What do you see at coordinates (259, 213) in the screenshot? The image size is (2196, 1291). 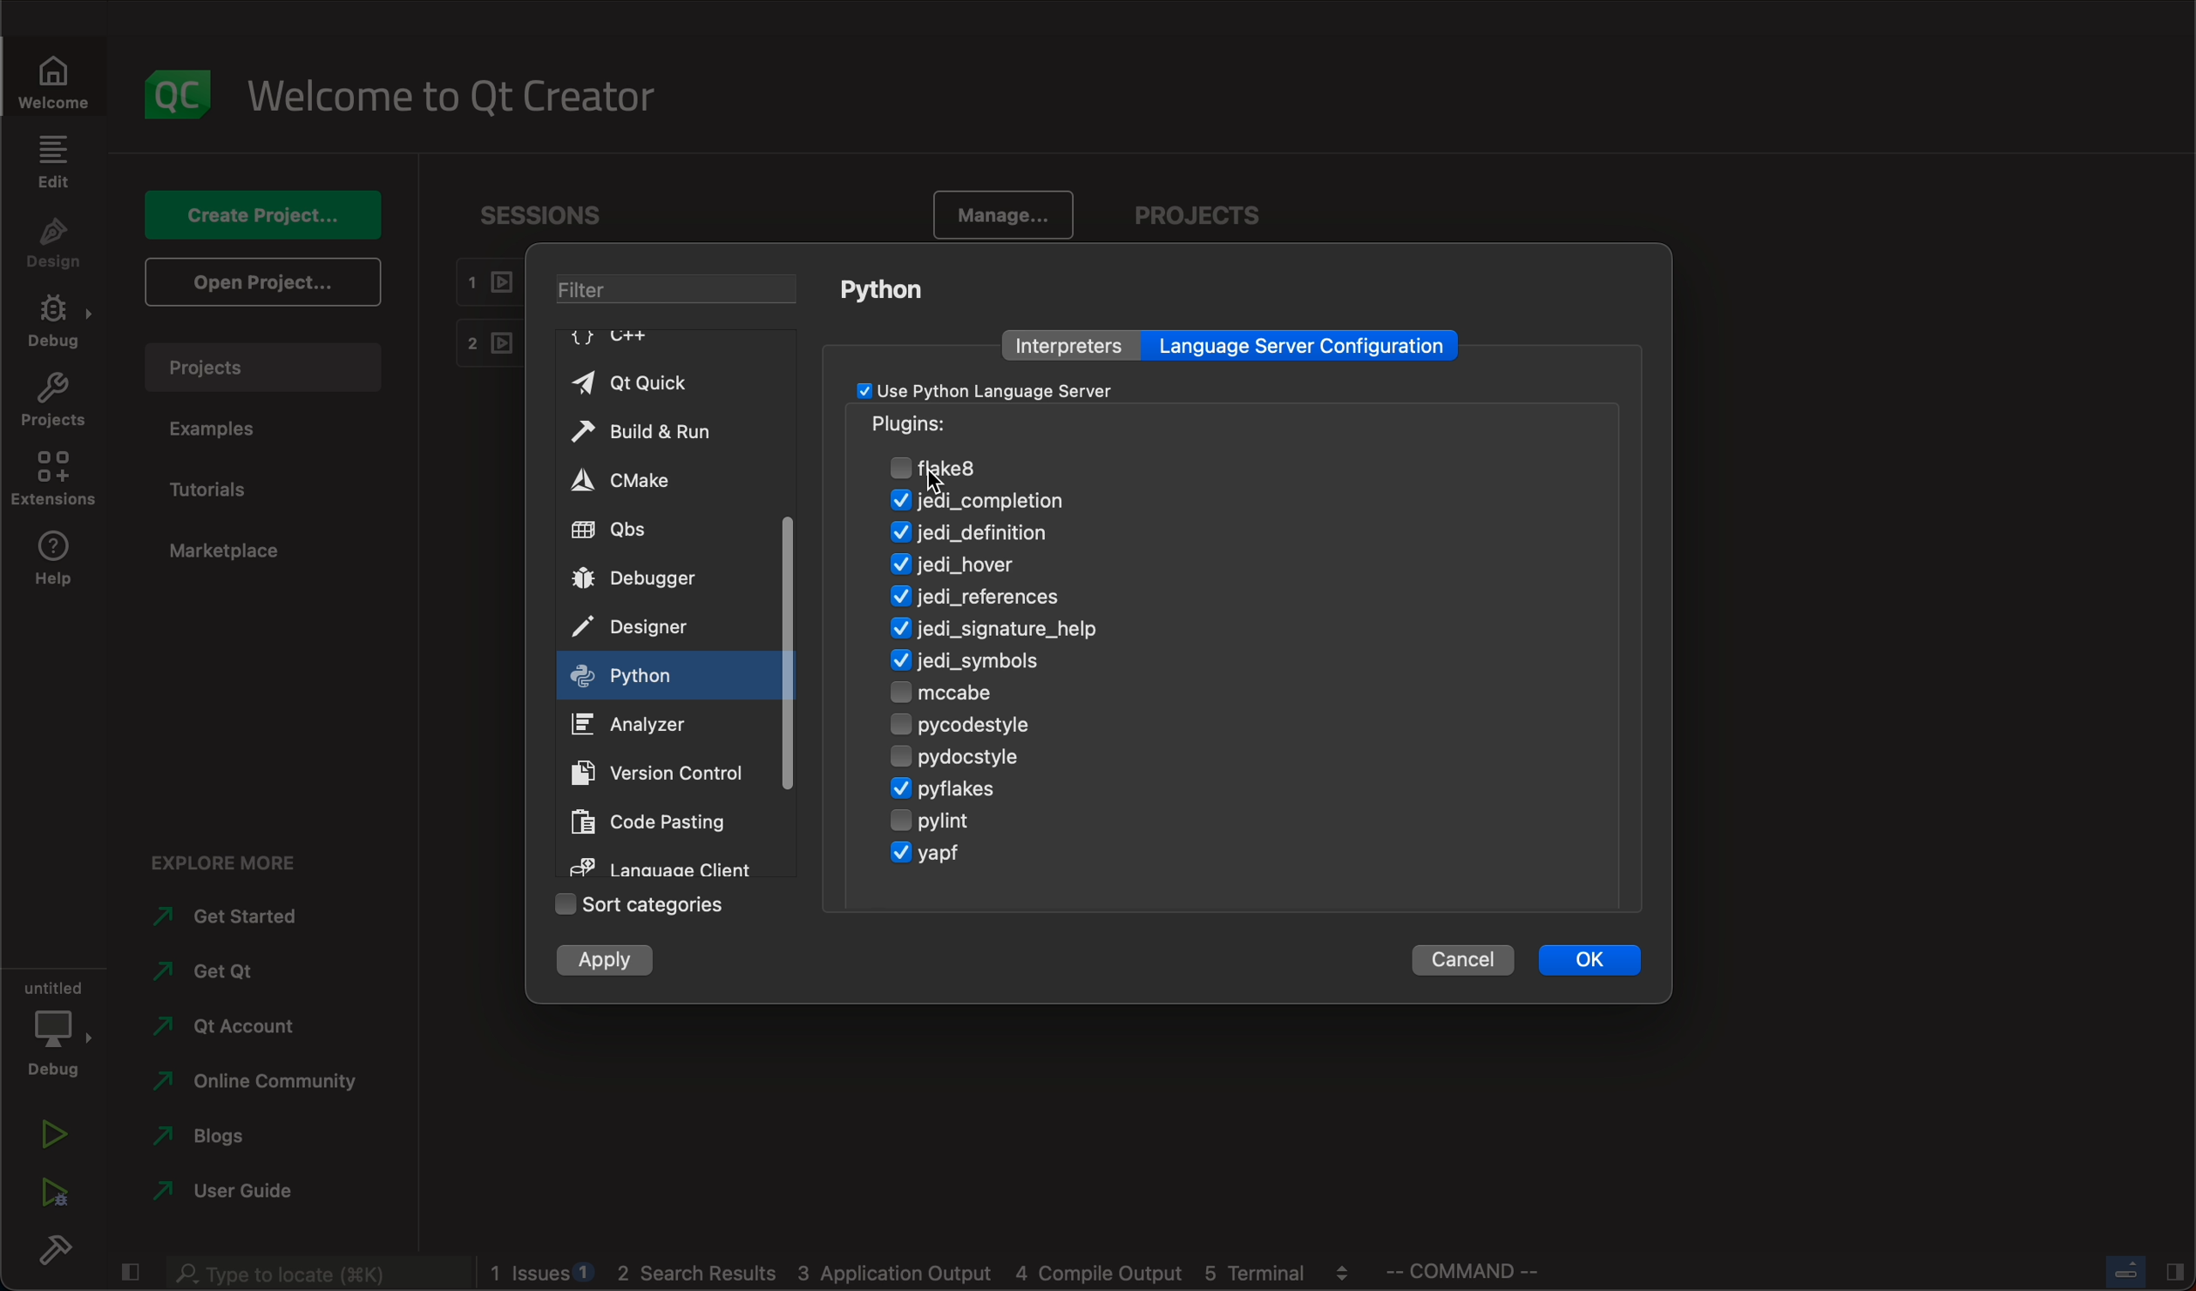 I see `create` at bounding box center [259, 213].